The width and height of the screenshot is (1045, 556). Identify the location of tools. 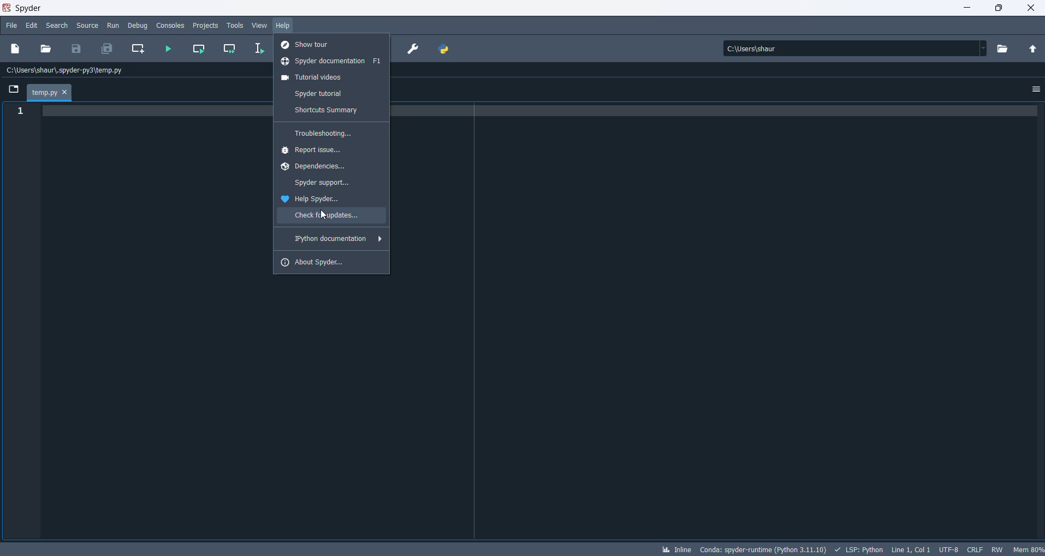
(235, 25).